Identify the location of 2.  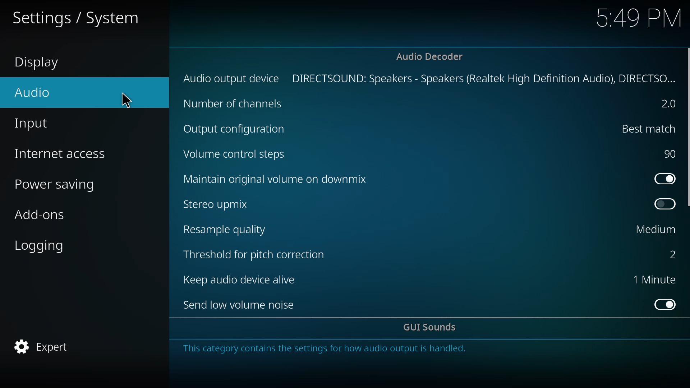
(671, 254).